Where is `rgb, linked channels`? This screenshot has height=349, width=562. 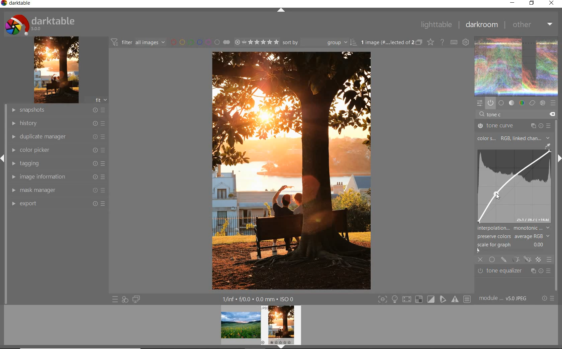 rgb, linked channels is located at coordinates (526, 138).